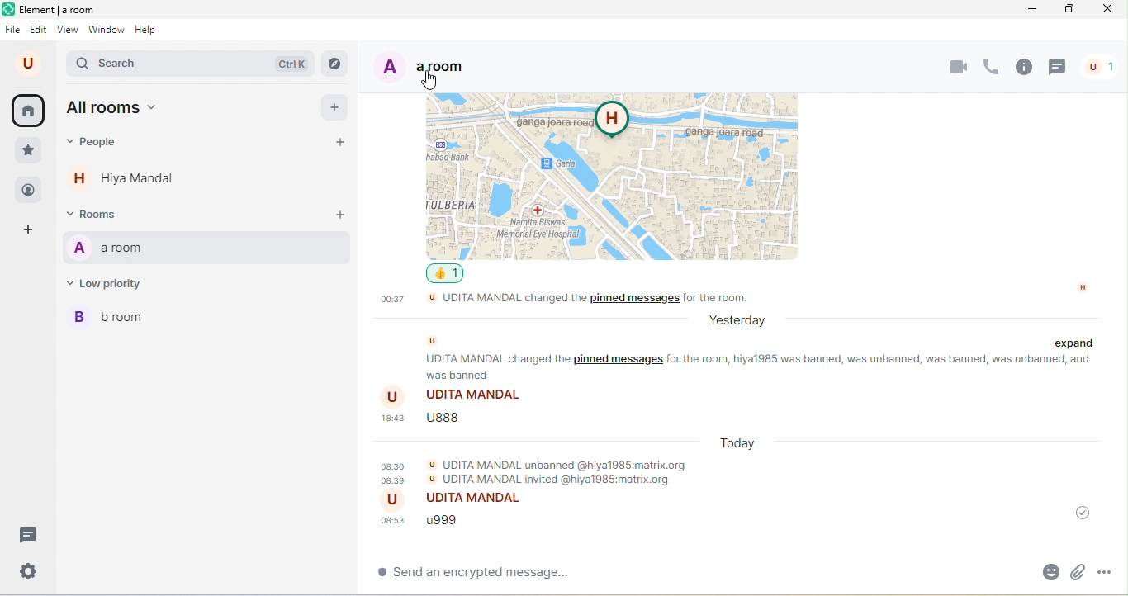 The width and height of the screenshot is (1128, 596). What do you see at coordinates (25, 571) in the screenshot?
I see `quick settings` at bounding box center [25, 571].